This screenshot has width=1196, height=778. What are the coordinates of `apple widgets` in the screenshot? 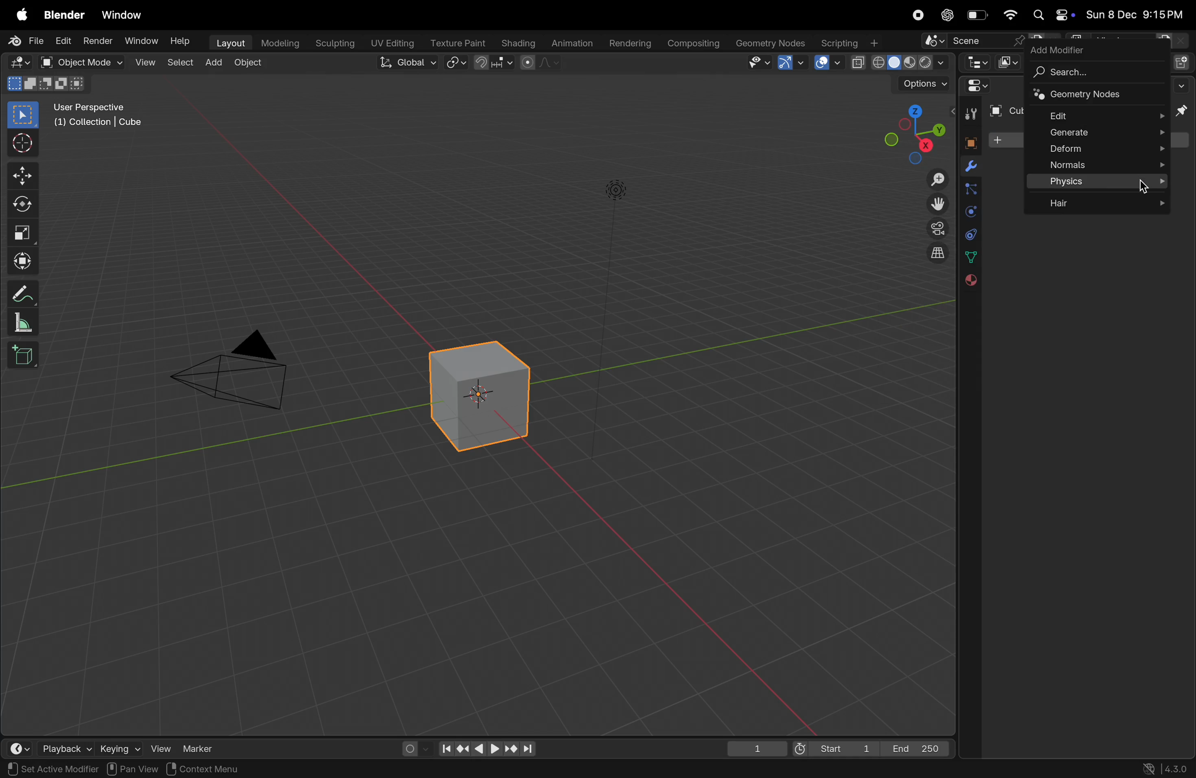 It's located at (1050, 16).